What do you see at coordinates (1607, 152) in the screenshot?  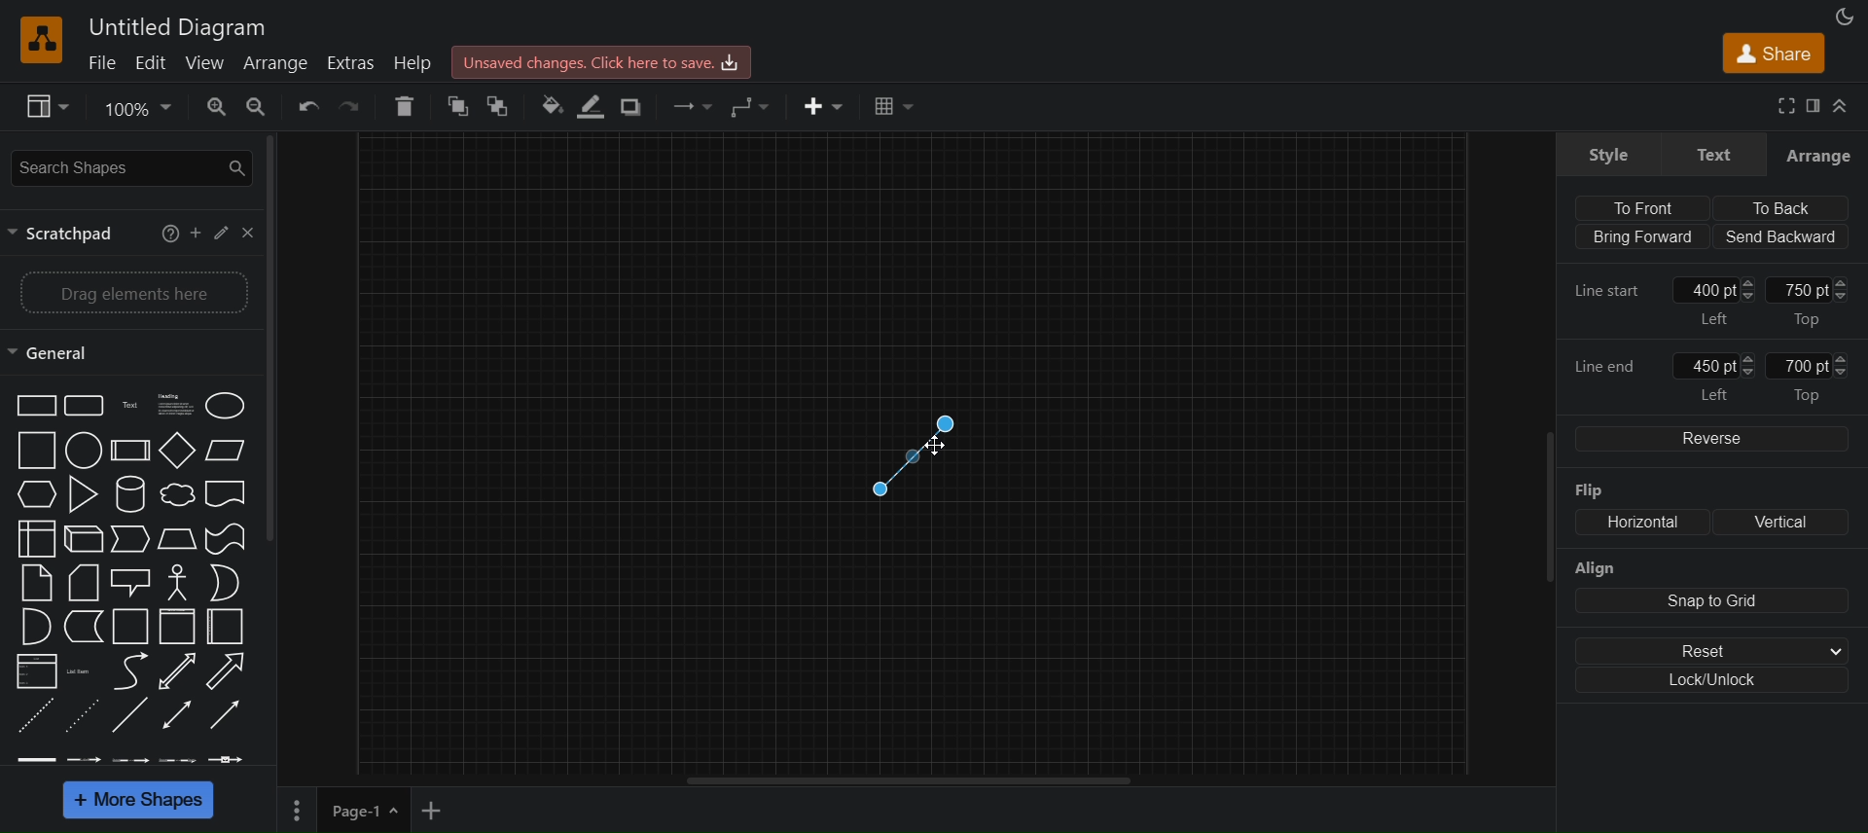 I see `style` at bounding box center [1607, 152].